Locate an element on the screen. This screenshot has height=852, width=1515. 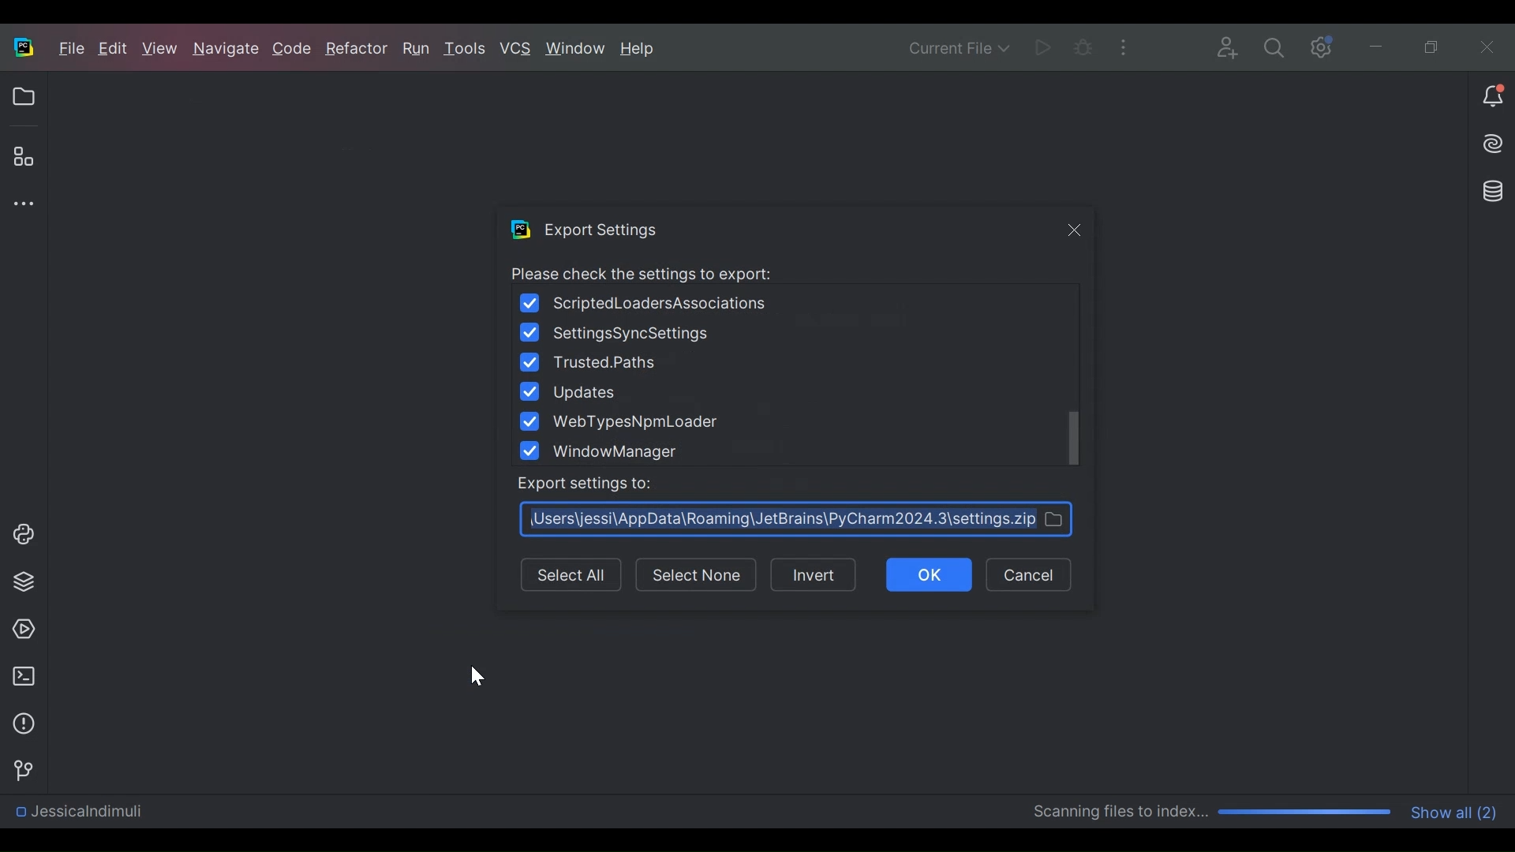
Run is located at coordinates (418, 49).